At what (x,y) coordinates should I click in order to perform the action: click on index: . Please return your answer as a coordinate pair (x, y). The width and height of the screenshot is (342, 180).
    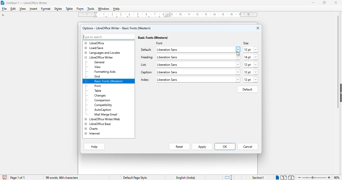
    Looking at the image, I should click on (144, 80).